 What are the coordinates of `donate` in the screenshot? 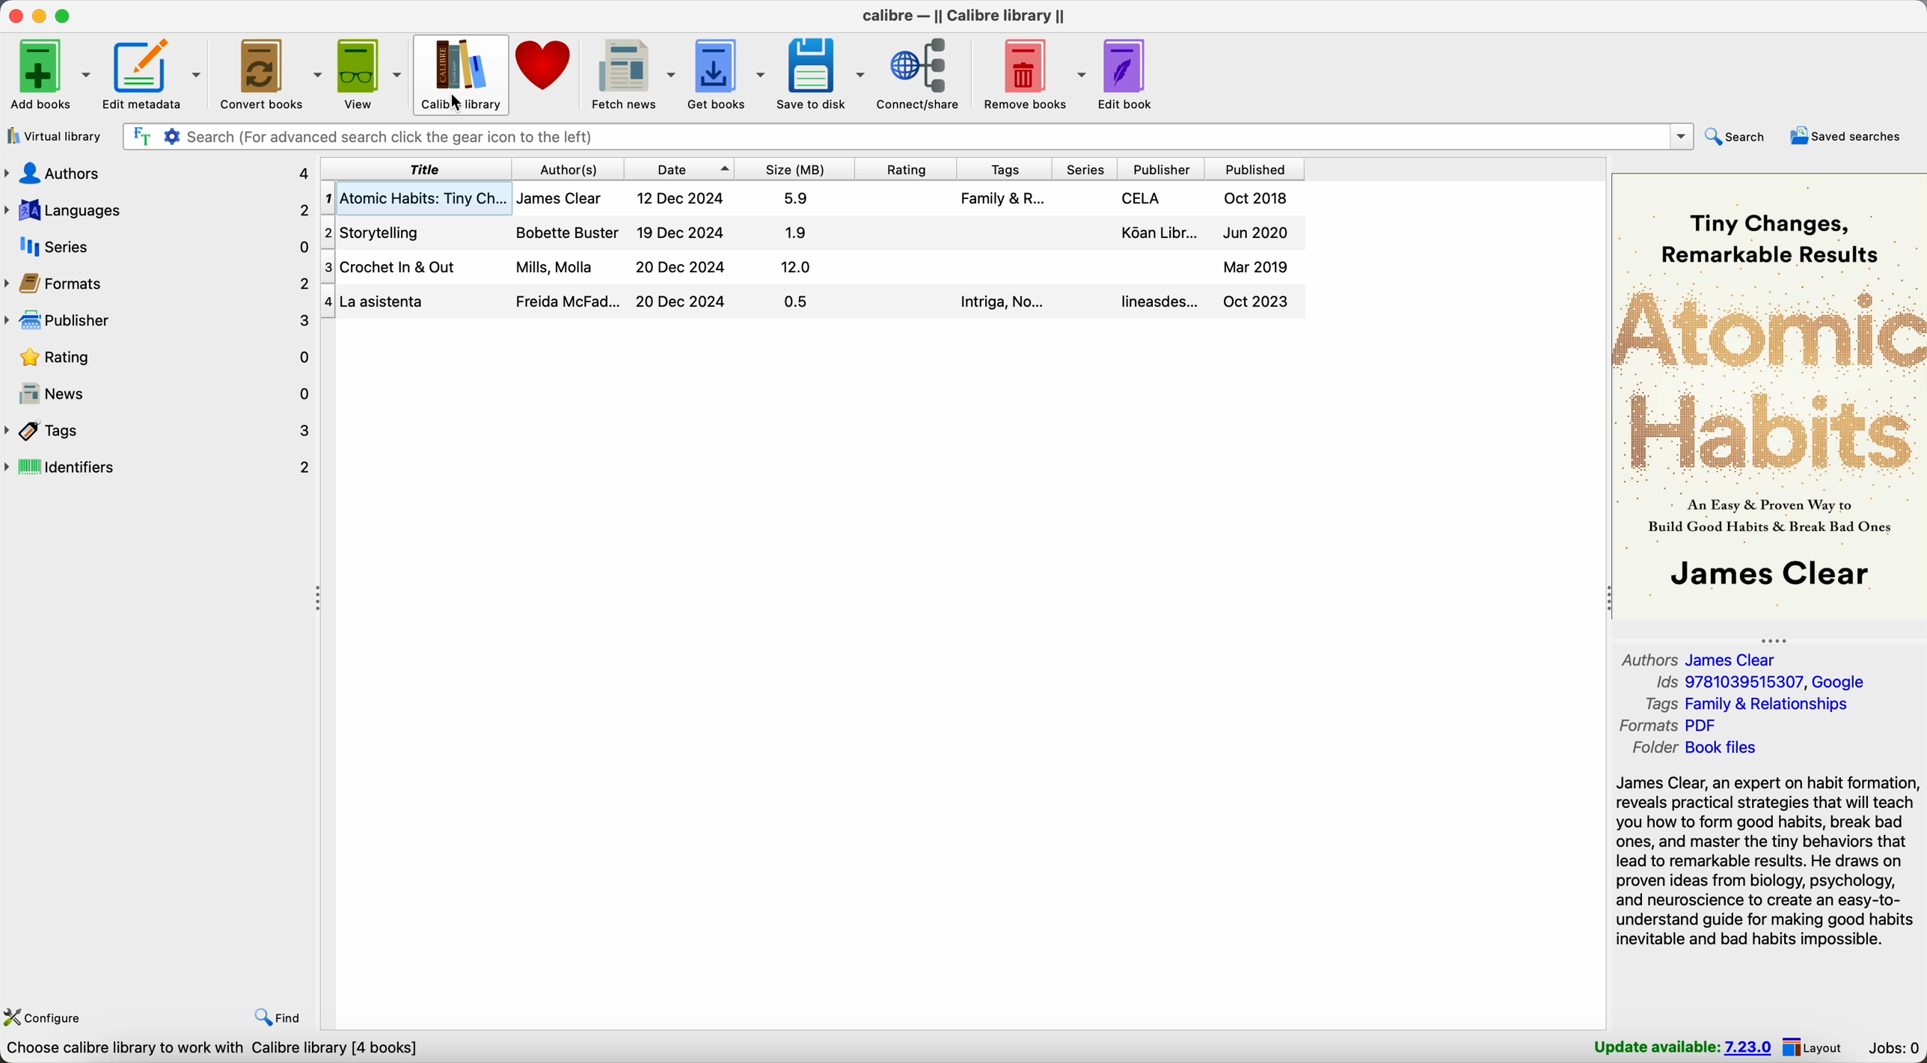 It's located at (547, 64).